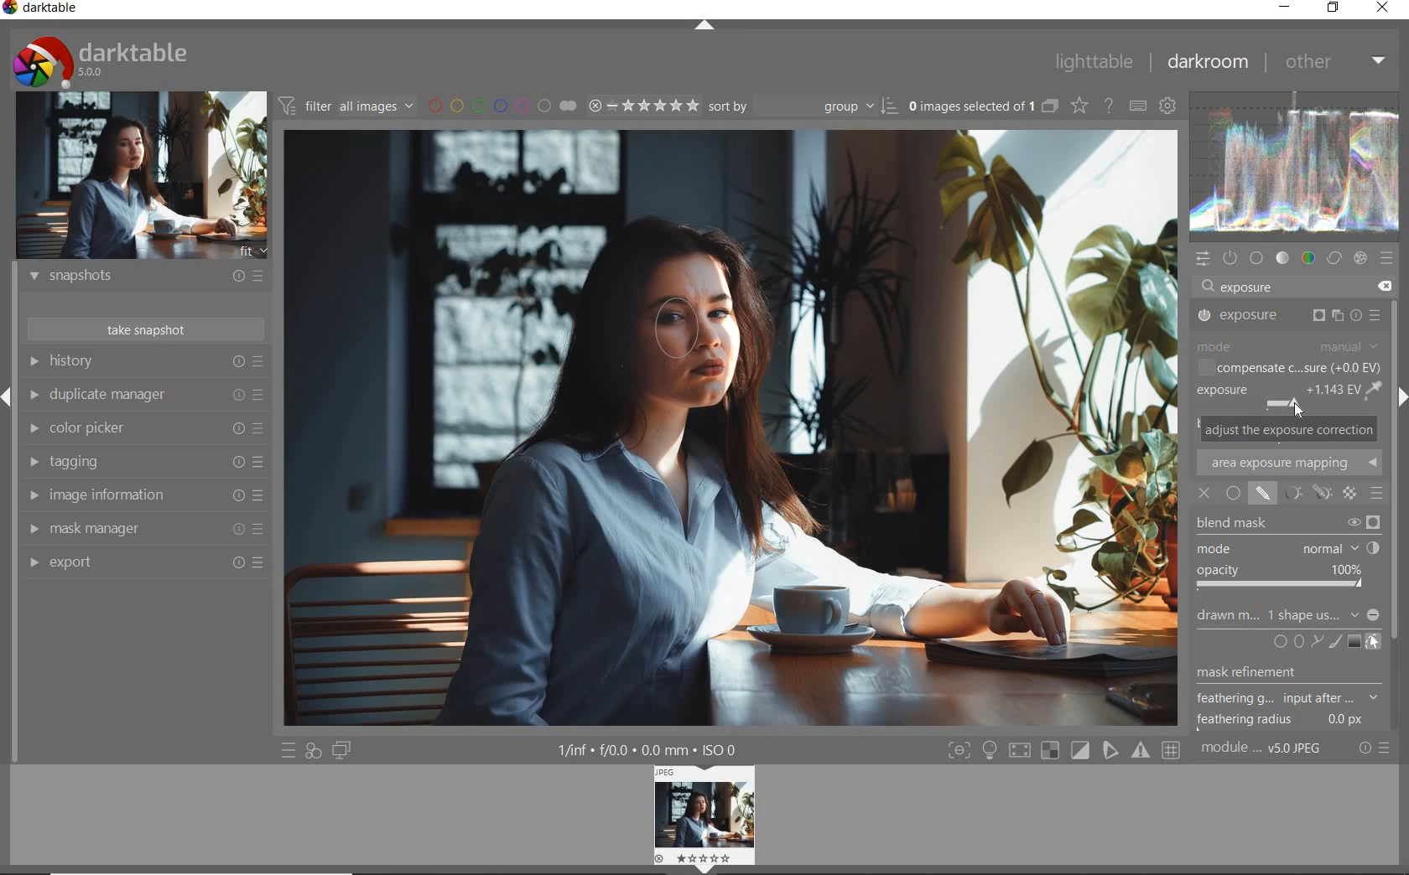 Image resolution: width=1409 pixels, height=875 pixels. I want to click on MASK OPTIONS, so click(1302, 493).